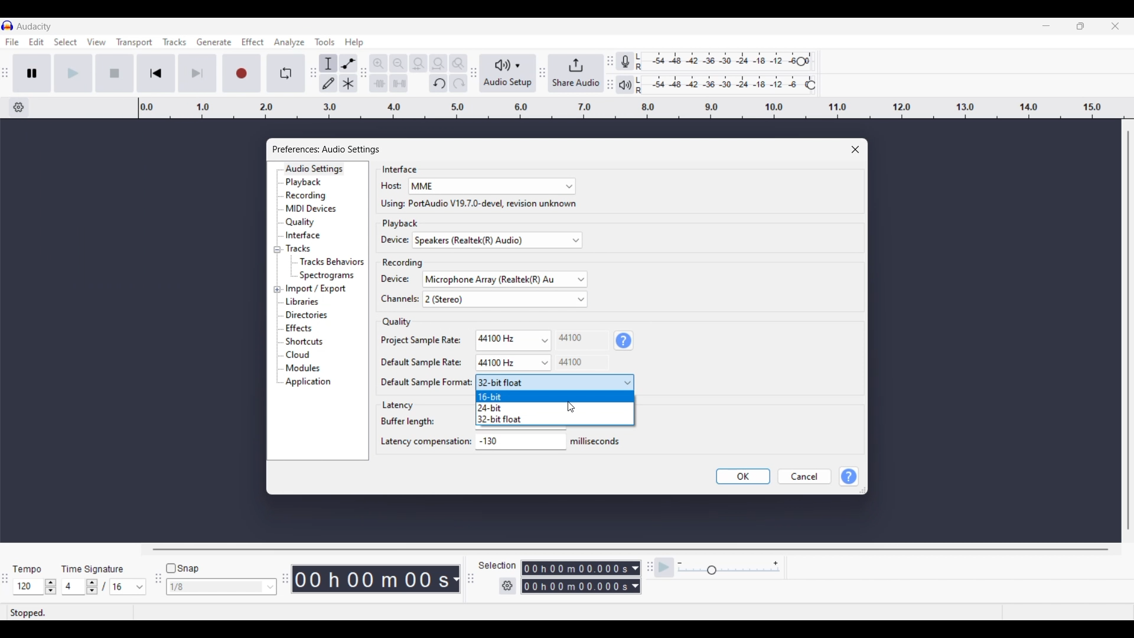 This screenshot has height=638, width=1134. What do you see at coordinates (320, 301) in the screenshot?
I see `Libraries` at bounding box center [320, 301].